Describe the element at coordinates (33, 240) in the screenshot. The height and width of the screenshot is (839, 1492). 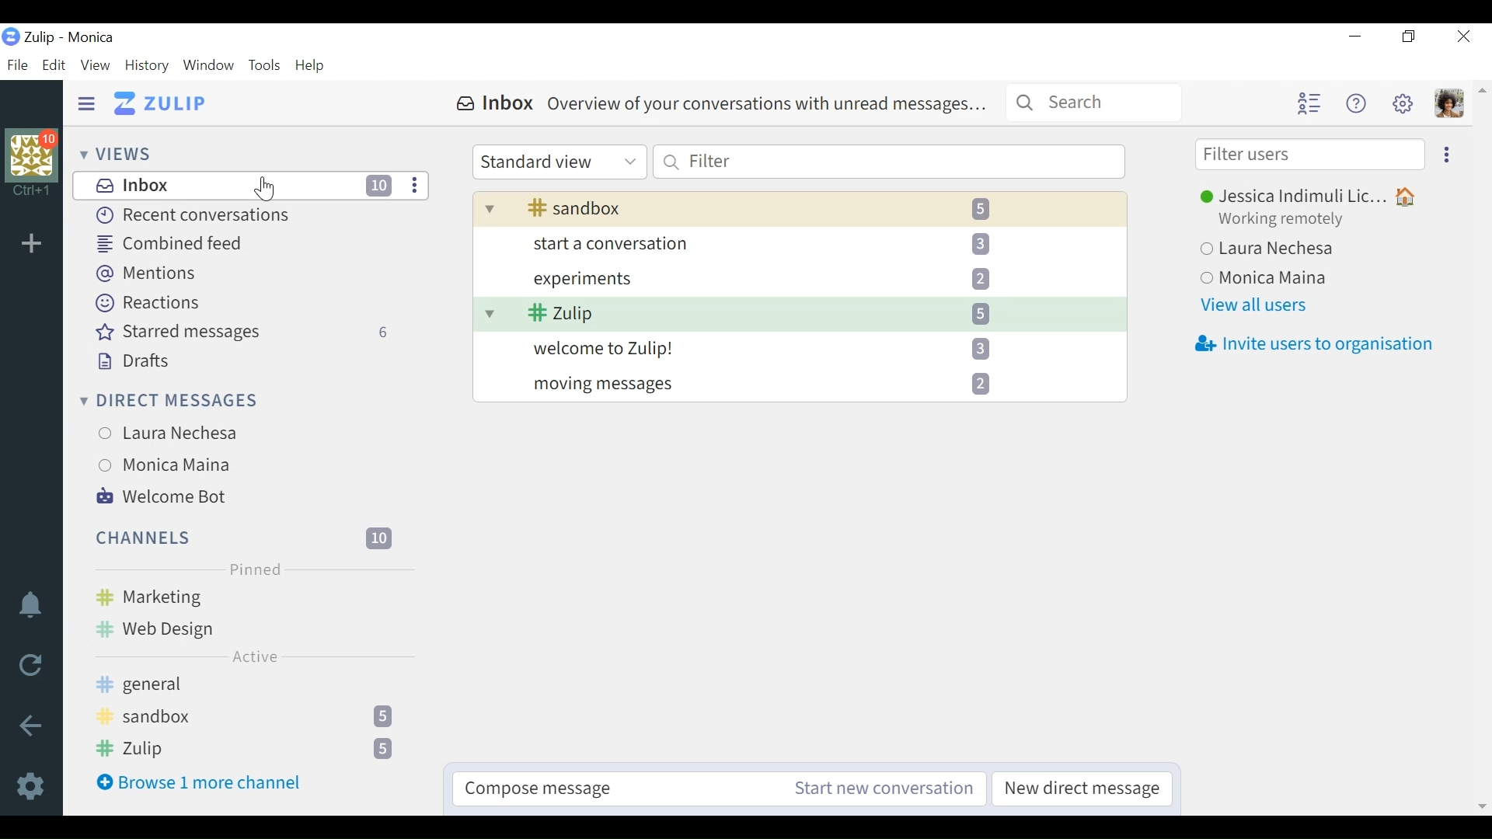
I see `Add organisation` at that location.